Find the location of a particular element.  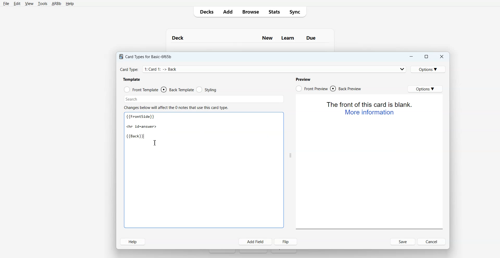

Help is located at coordinates (133, 242).